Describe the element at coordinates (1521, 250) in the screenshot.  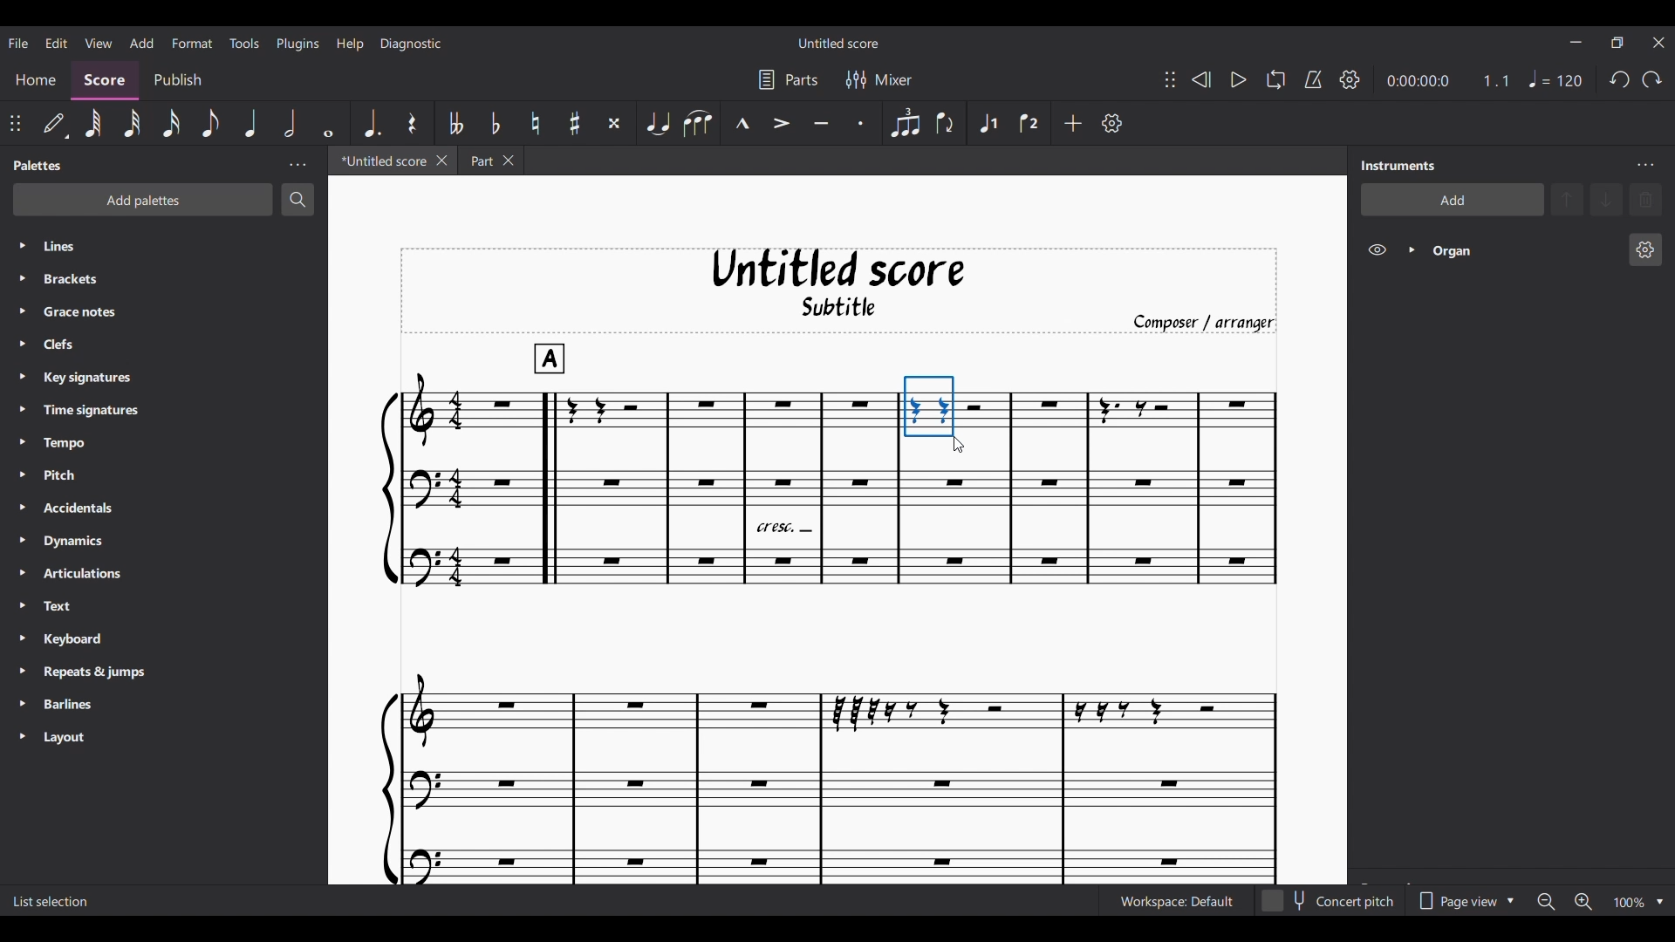
I see `Organ instrument` at that location.